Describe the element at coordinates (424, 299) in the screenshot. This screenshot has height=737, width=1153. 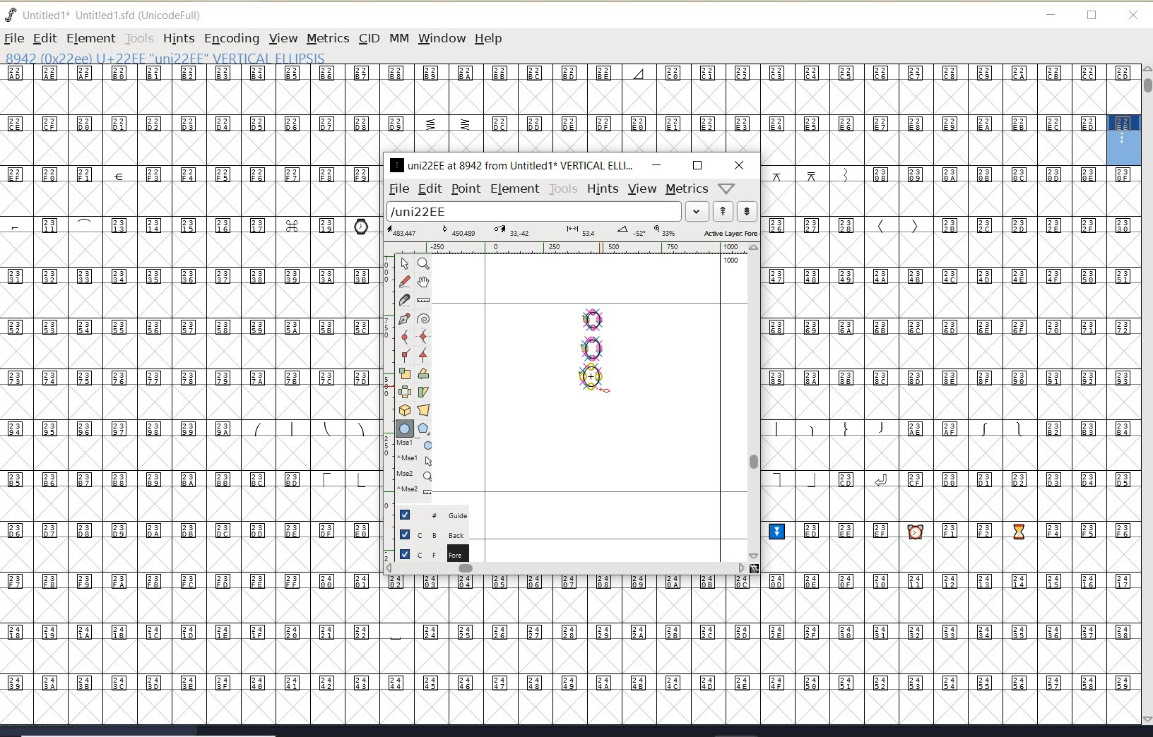
I see `measure distance, angle between points` at that location.